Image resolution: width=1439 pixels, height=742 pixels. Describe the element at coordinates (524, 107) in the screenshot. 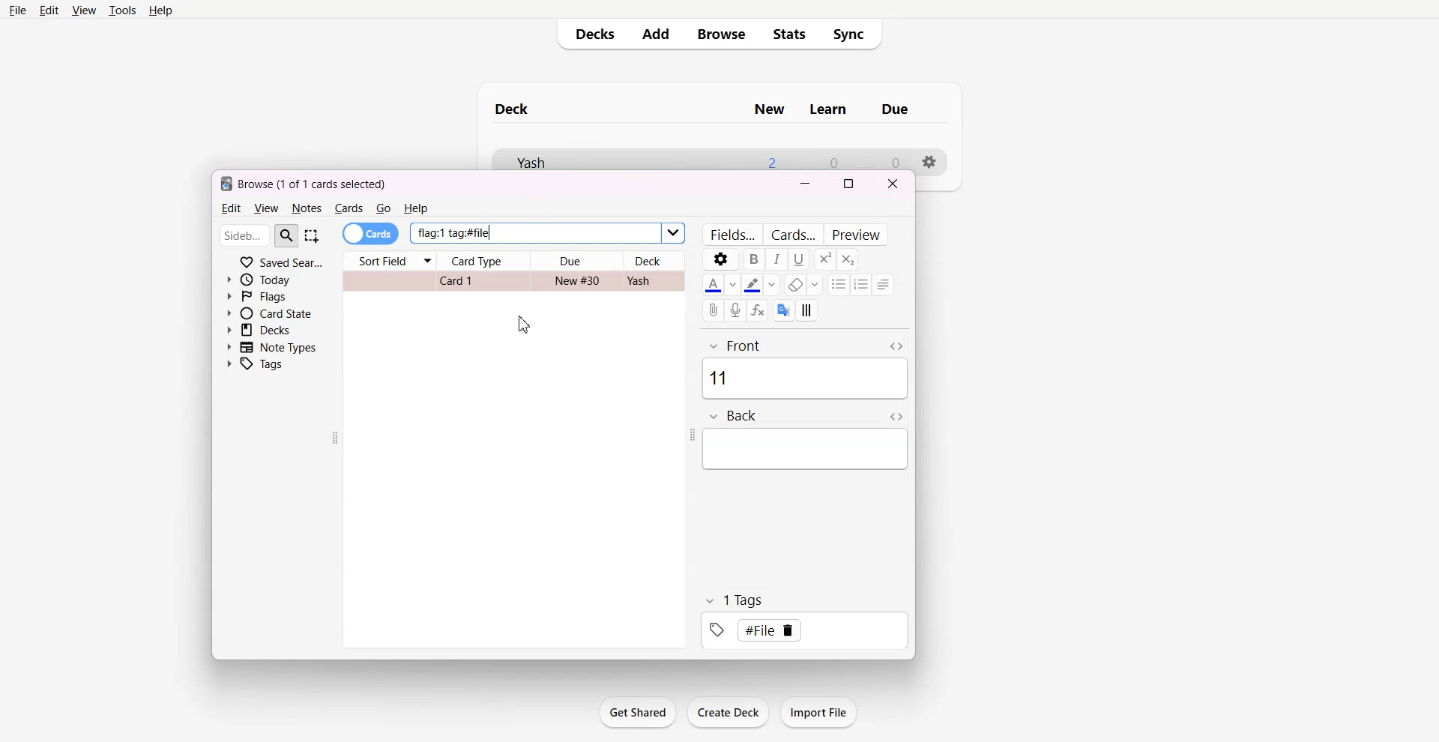

I see `deck` at that location.